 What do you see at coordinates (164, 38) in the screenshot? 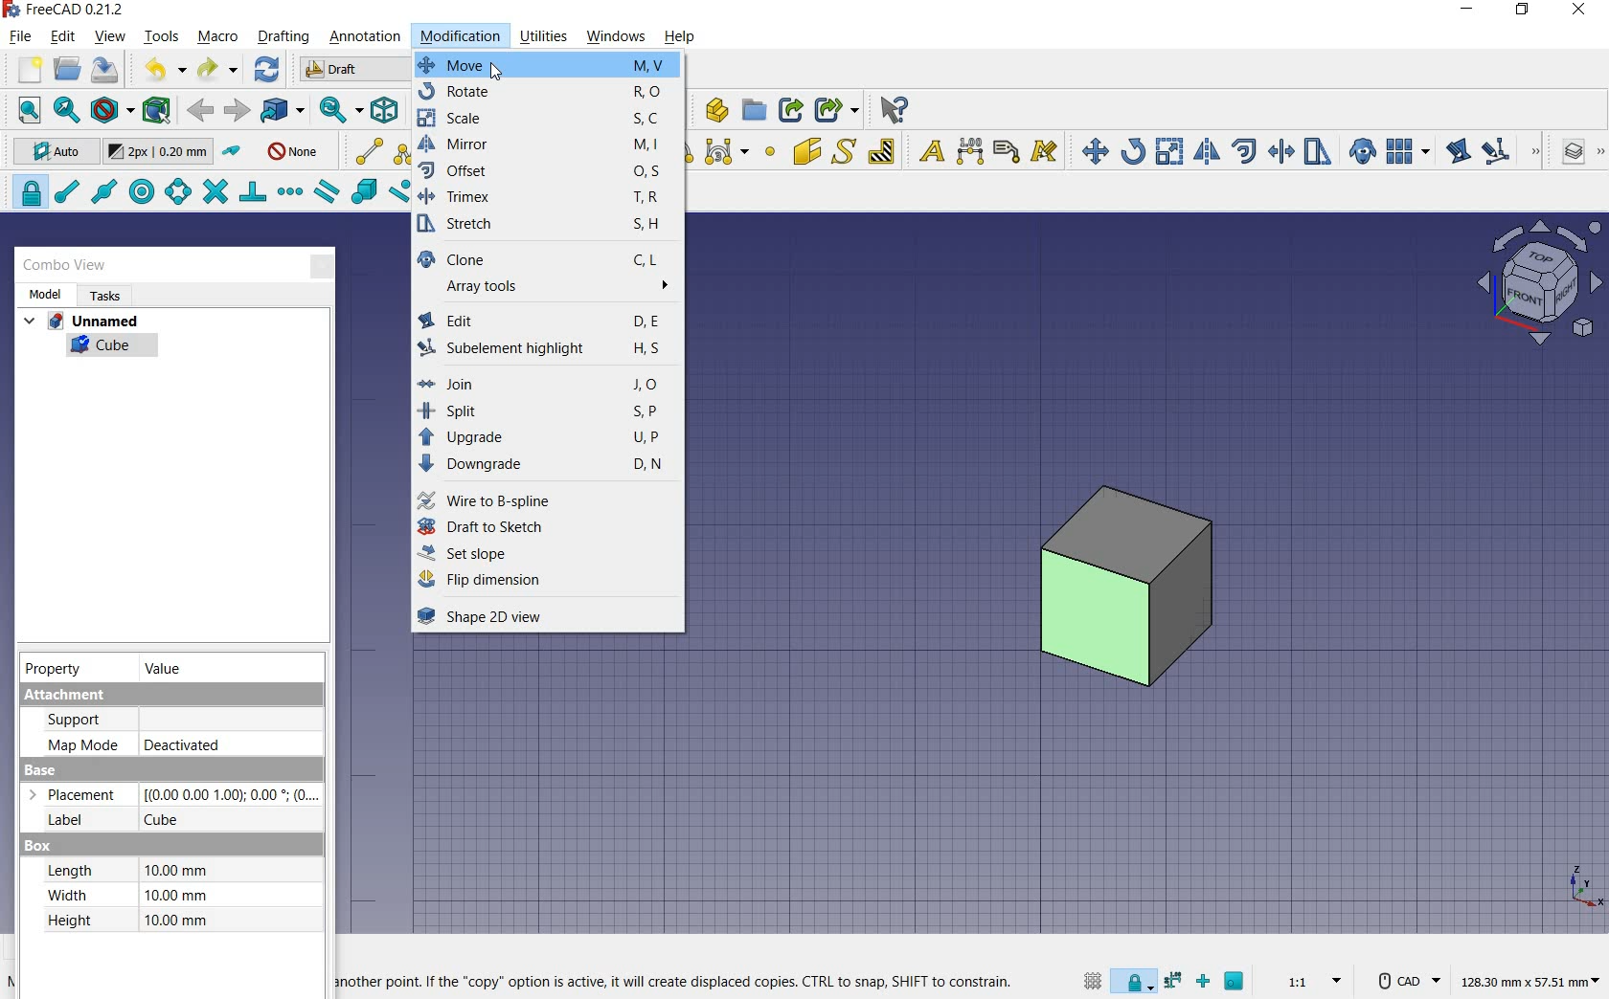
I see `tools` at bounding box center [164, 38].